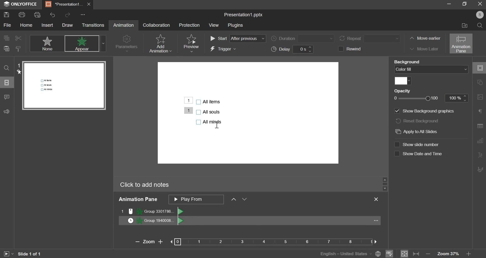 Image resolution: width=486 pixels, height=258 pixels. Describe the element at coordinates (188, 111) in the screenshot. I see `Animation added` at that location.